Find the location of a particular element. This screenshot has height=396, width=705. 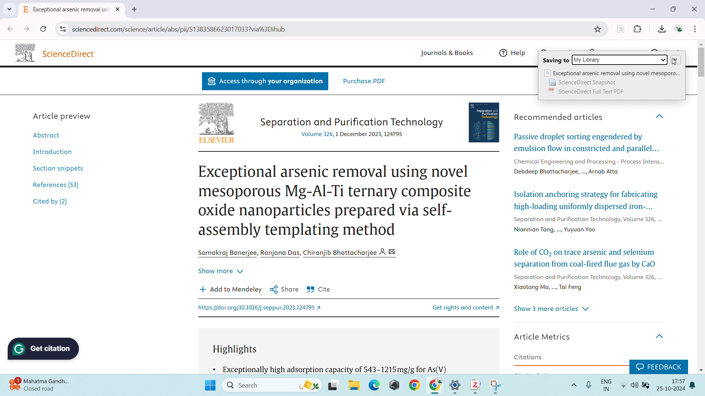

Logo is located at coordinates (23, 52).